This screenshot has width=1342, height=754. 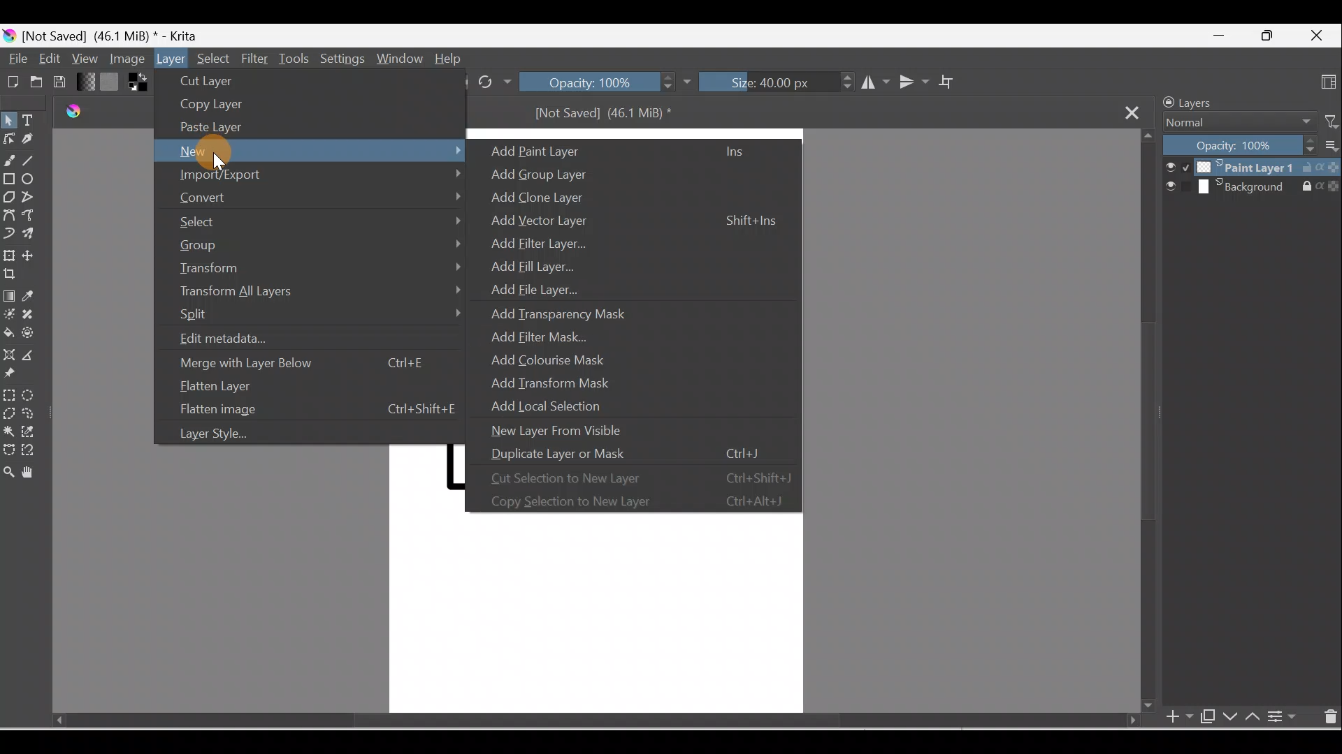 I want to click on Scroll bar, so click(x=1146, y=422).